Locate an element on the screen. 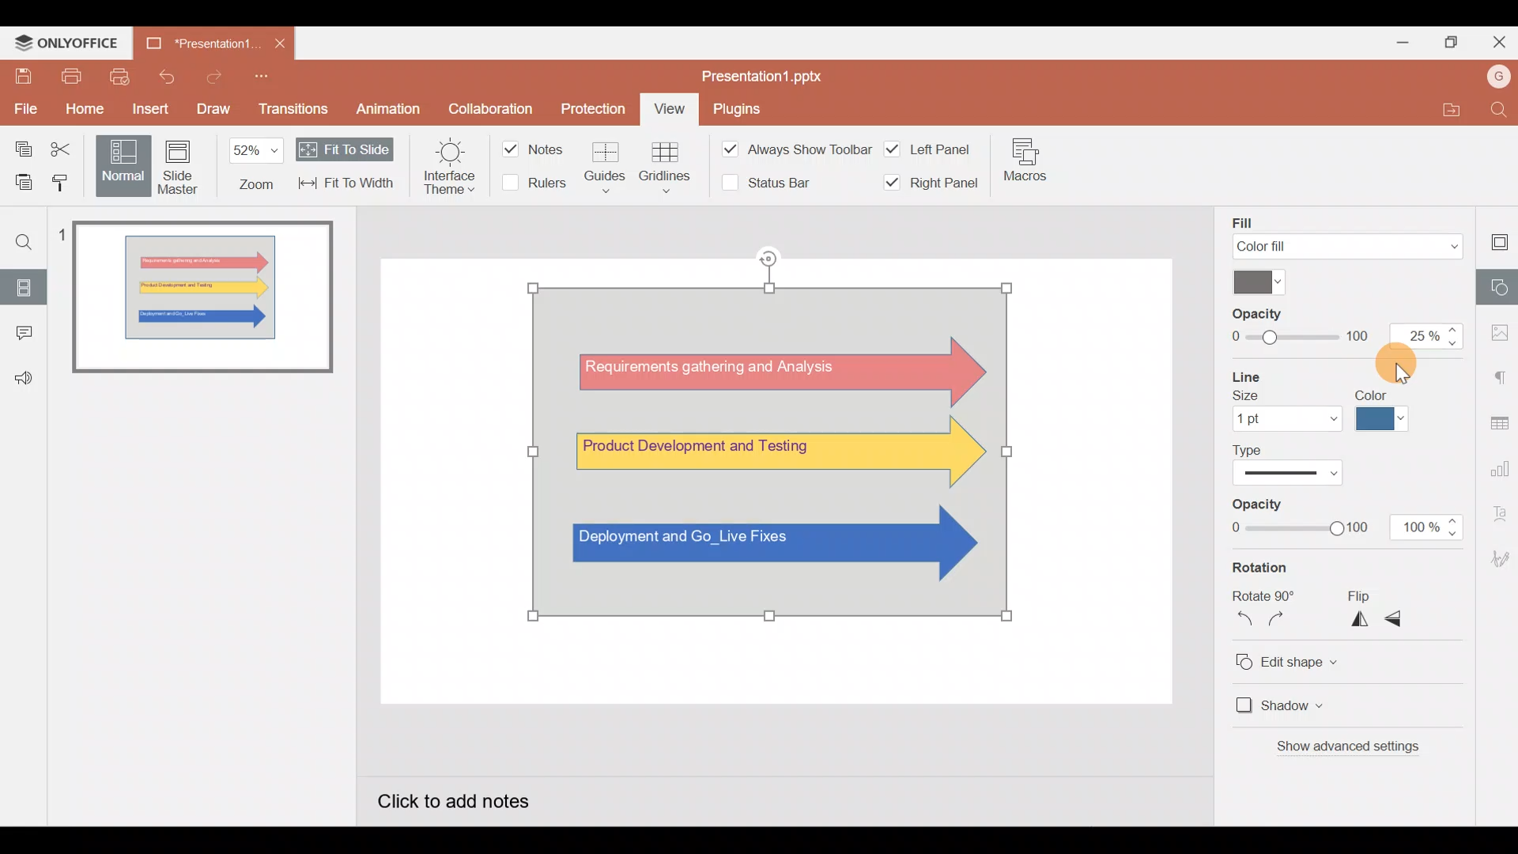 Image resolution: width=1518 pixels, height=854 pixels. Image settings is located at coordinates (1497, 329).